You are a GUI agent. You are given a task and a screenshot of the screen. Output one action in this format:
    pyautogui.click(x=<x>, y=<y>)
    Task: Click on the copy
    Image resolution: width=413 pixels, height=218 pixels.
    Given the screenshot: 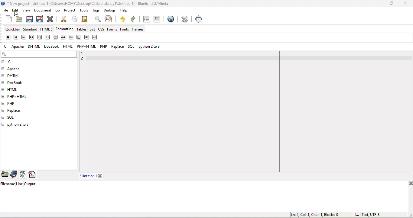 What is the action you would take?
    pyautogui.click(x=74, y=19)
    